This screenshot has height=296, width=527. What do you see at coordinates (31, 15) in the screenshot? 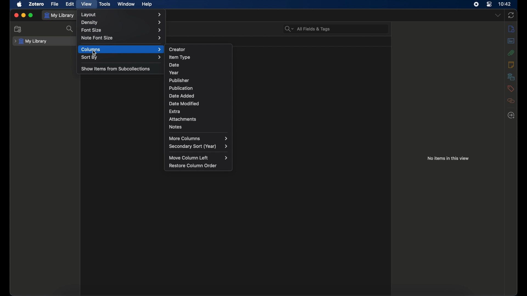
I see `maximize` at bounding box center [31, 15].